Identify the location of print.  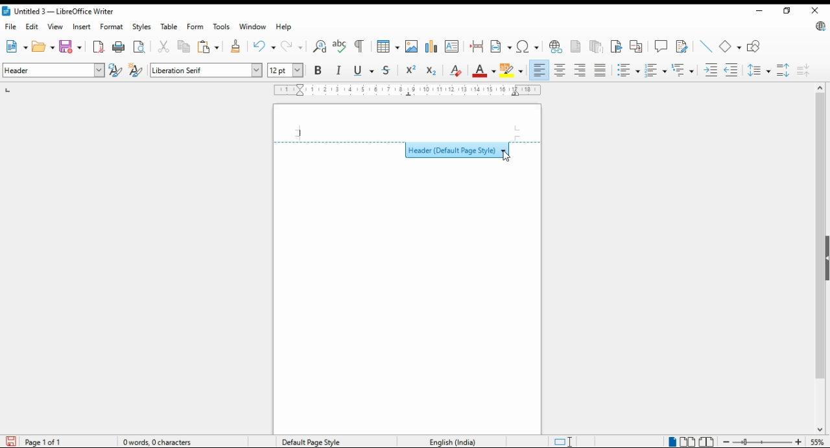
(119, 47).